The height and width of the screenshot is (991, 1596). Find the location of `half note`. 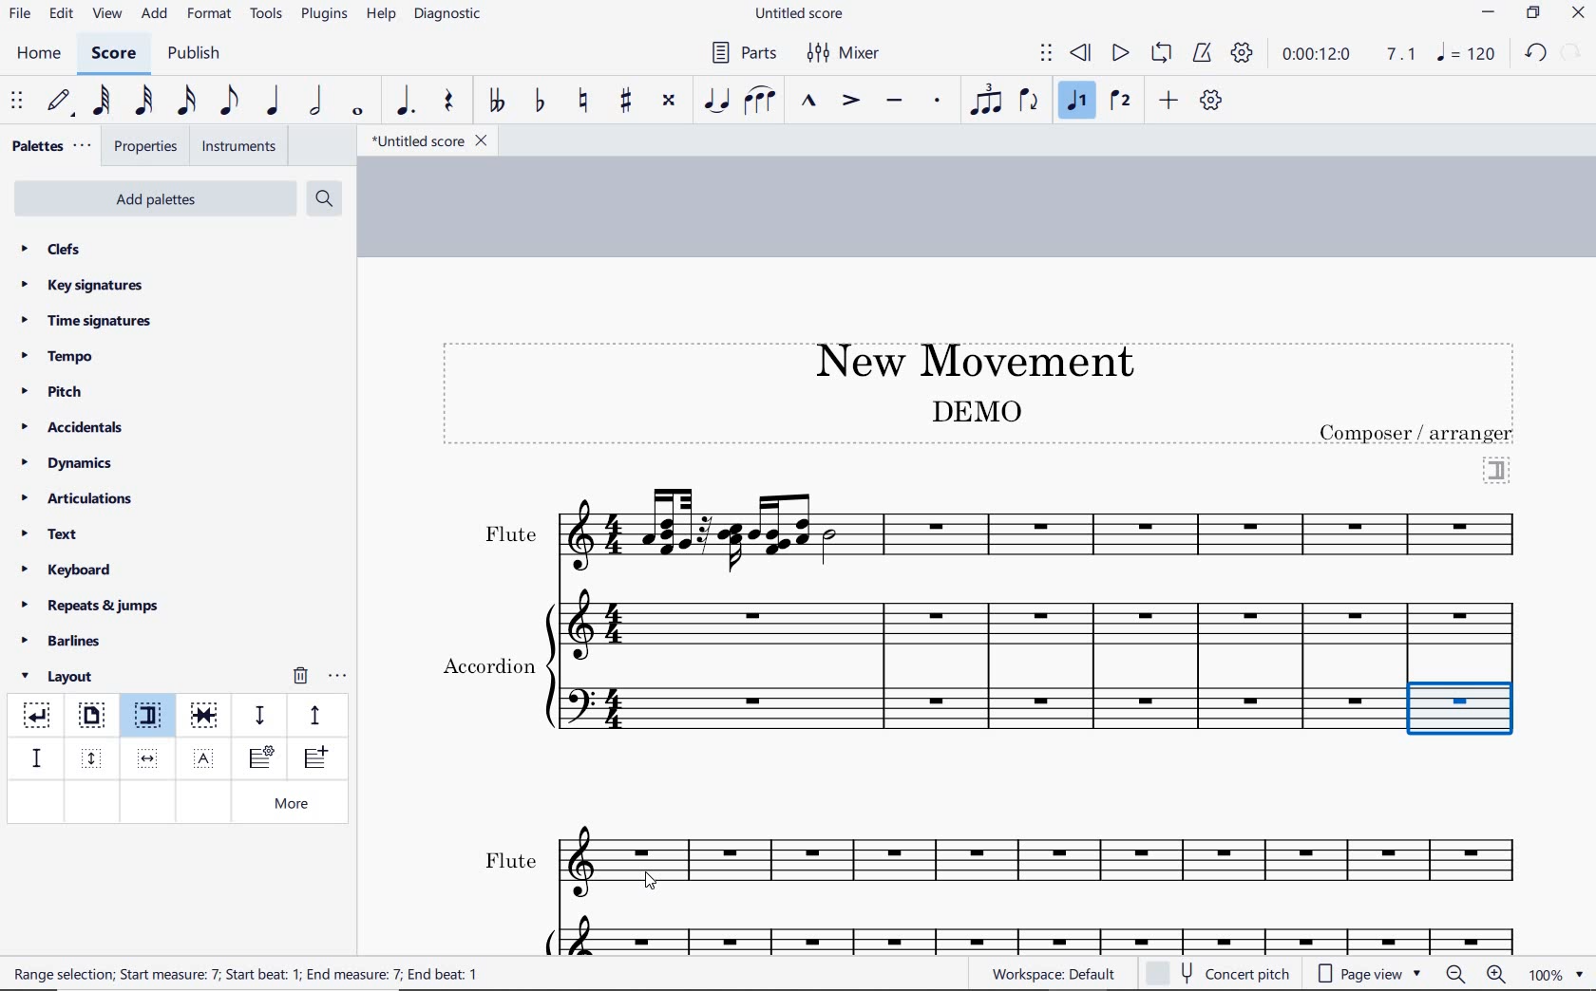

half note is located at coordinates (315, 102).